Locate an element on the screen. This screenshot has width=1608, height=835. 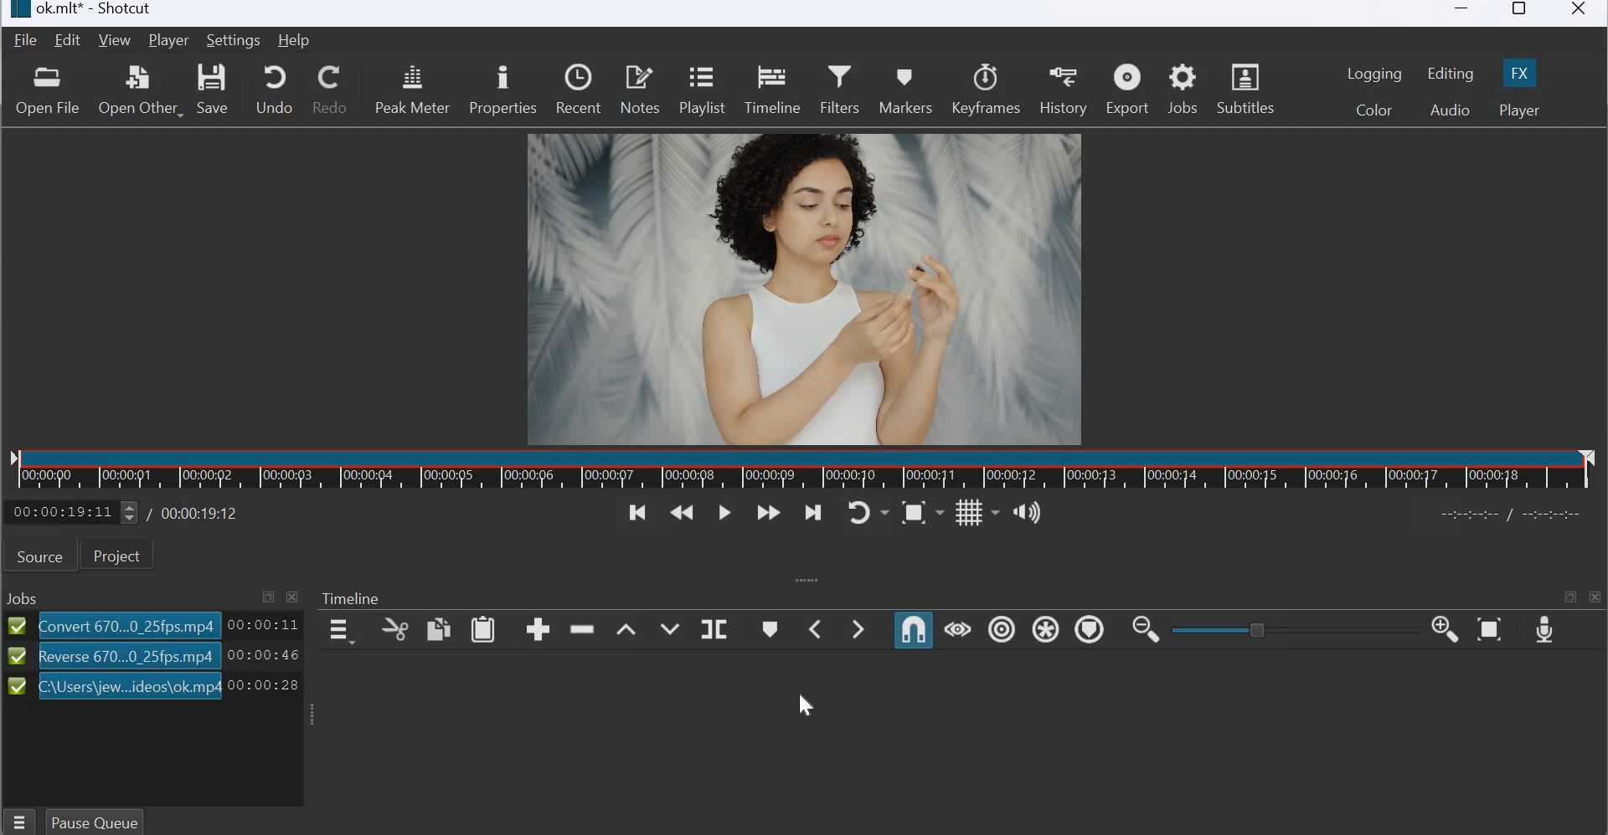
Toggle play or pause is located at coordinates (724, 515).